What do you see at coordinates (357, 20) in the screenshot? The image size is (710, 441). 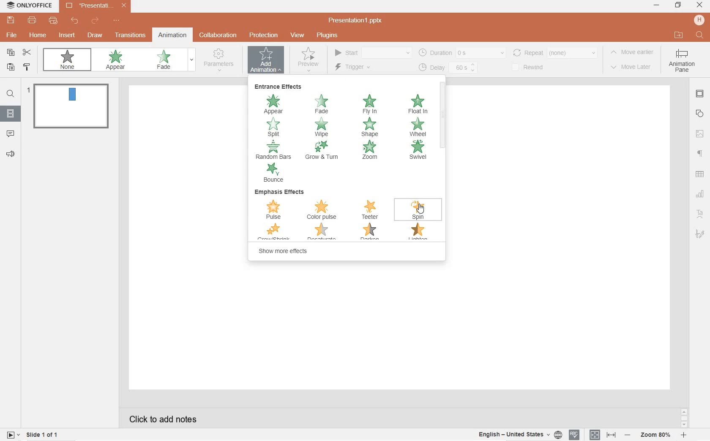 I see `Presentation1.pptx` at bounding box center [357, 20].